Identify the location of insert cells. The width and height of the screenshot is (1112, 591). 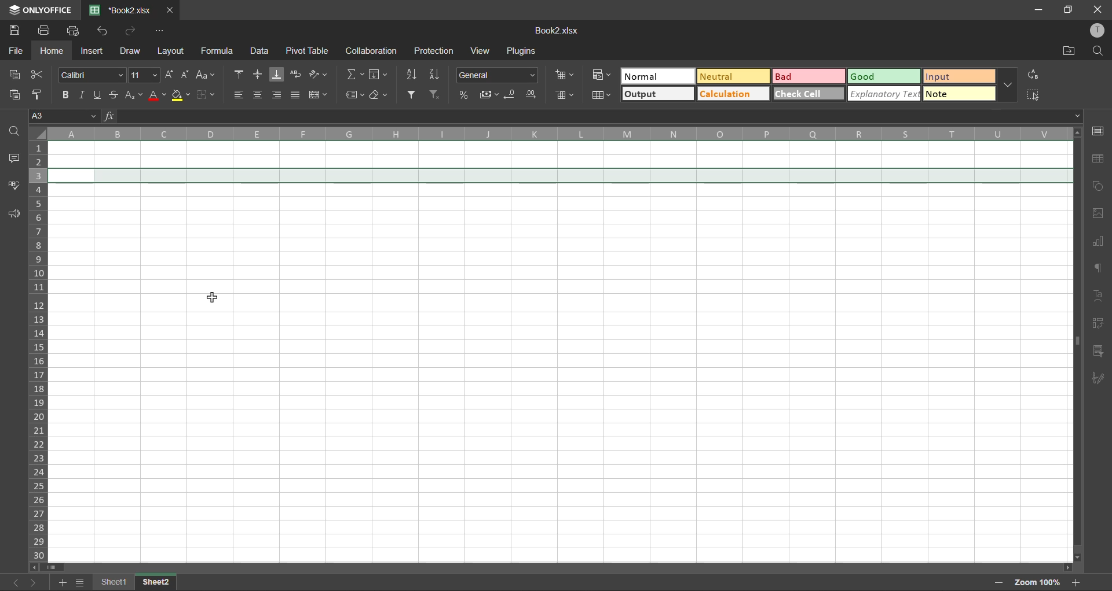
(565, 75).